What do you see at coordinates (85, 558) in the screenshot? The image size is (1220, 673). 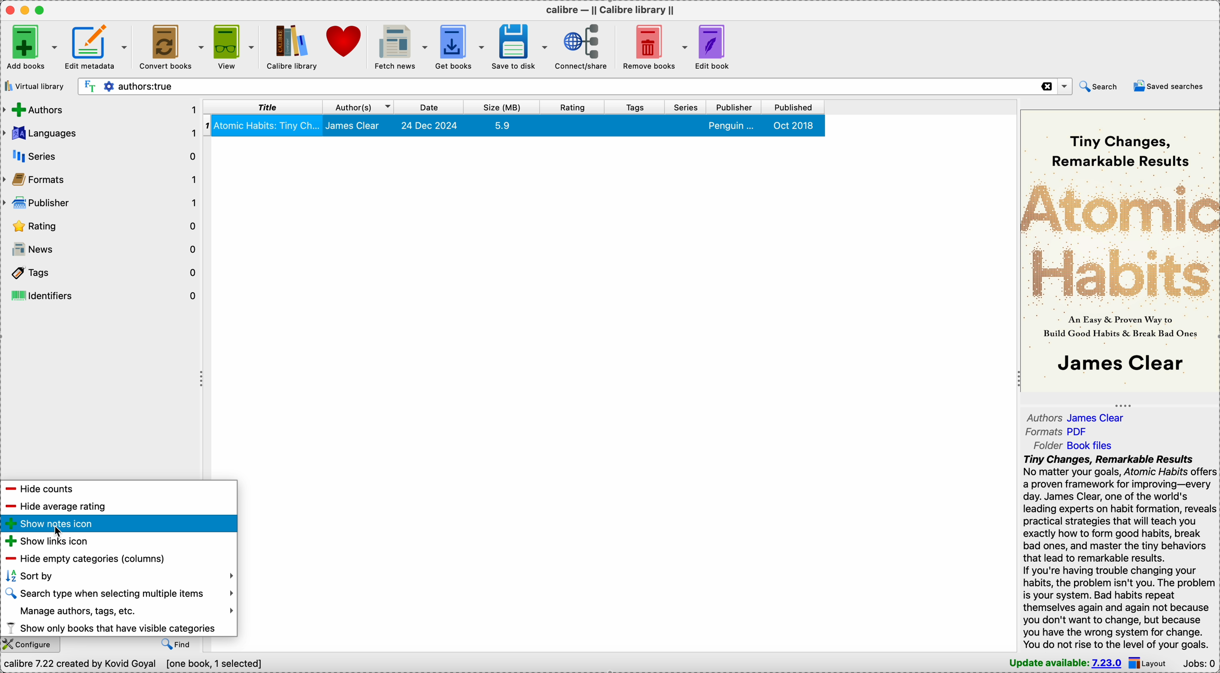 I see `hide empty categories (columns)` at bounding box center [85, 558].